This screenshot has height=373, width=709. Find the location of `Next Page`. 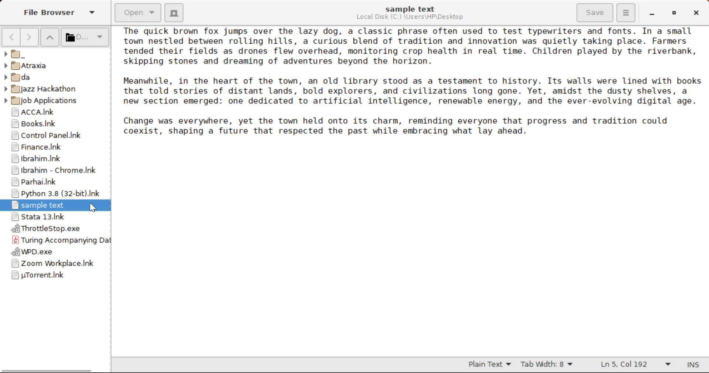

Next Page is located at coordinates (31, 37).